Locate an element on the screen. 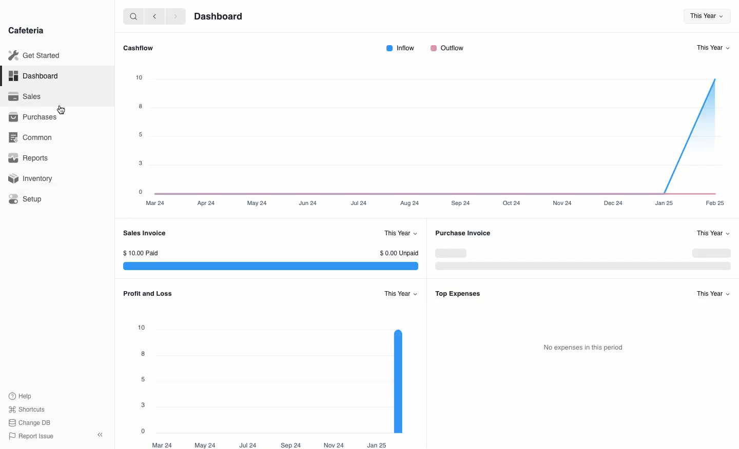 Image resolution: width=739 pixels, height=449 pixels. 0 is located at coordinates (141, 191).